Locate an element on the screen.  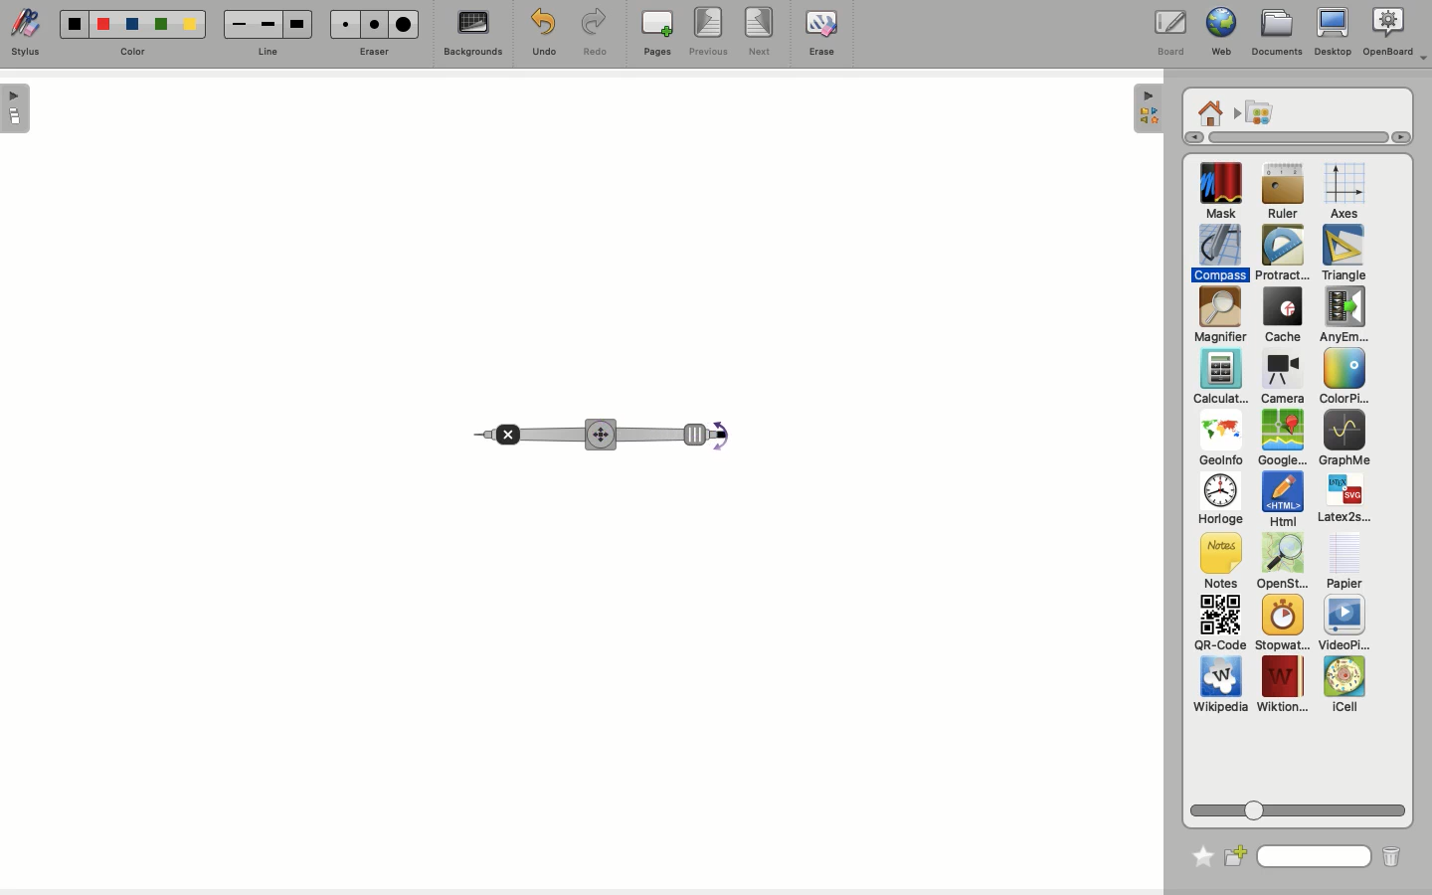
Eraser is located at coordinates (375, 51).